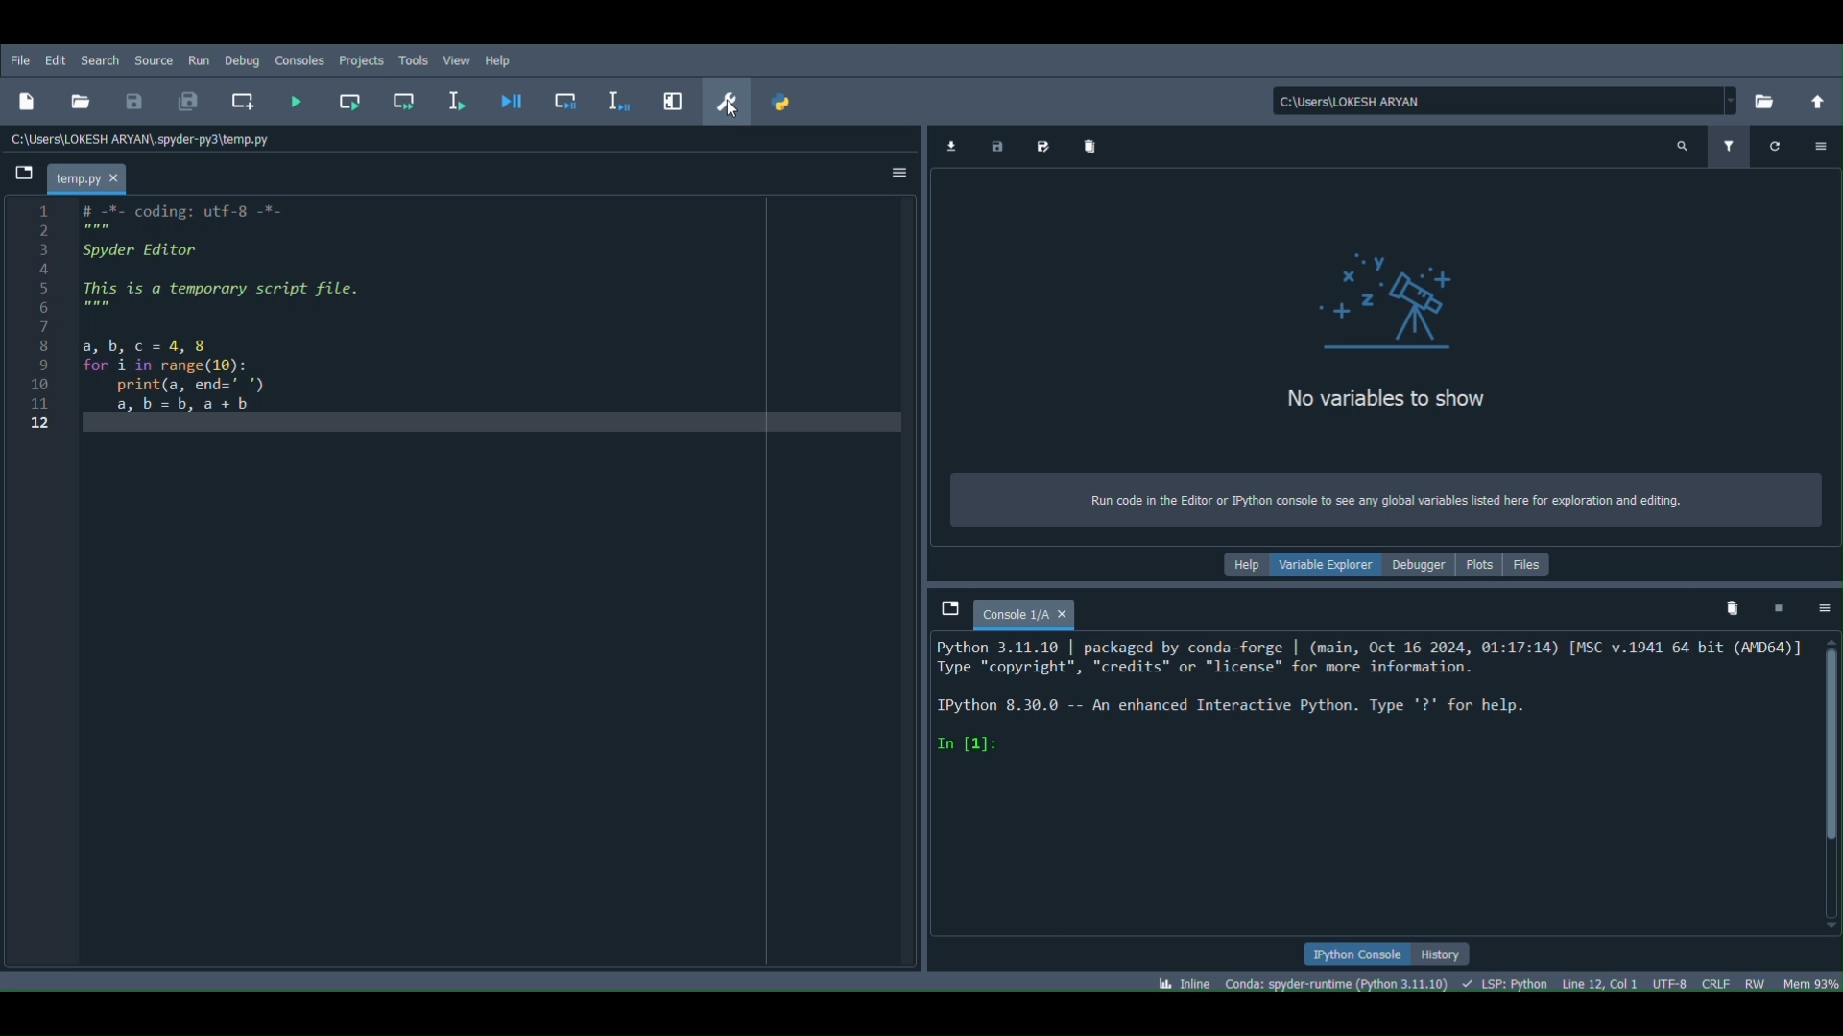 The image size is (1843, 1036). I want to click on Preferences, so click(730, 99).